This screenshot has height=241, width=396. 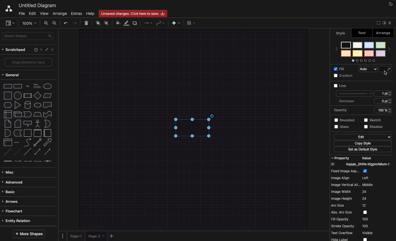 What do you see at coordinates (10, 23) in the screenshot?
I see `Sidebar` at bounding box center [10, 23].